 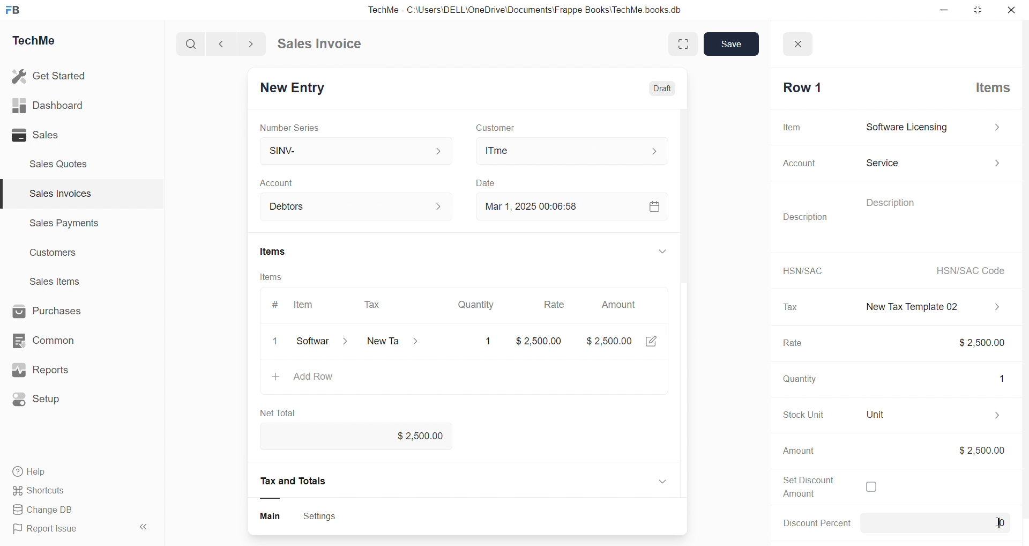 I want to click on Description, so click(x=808, y=217).